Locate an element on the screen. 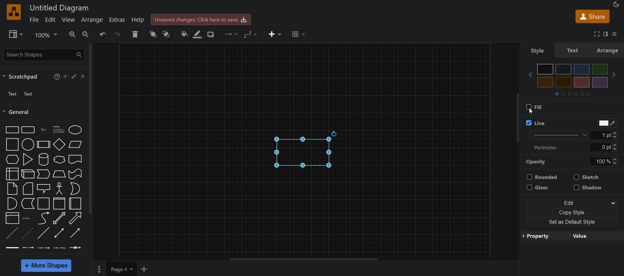 This screenshot has height=276, width=624. rotate diagram is located at coordinates (336, 133).